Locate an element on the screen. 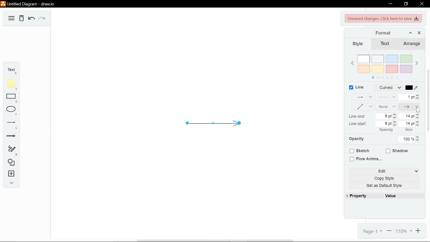 The image size is (430, 242). Diagram is located at coordinates (11, 18).